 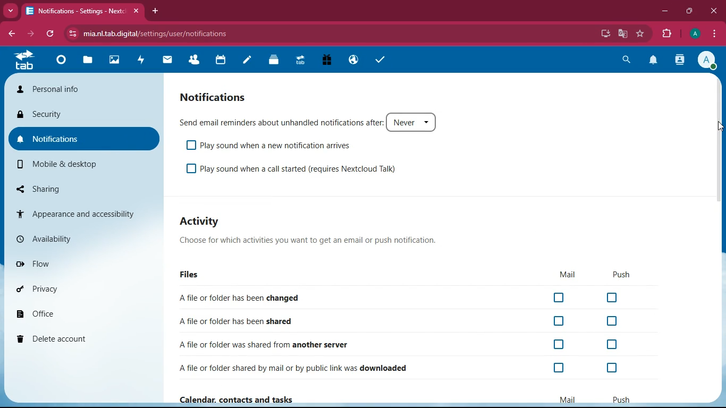 What do you see at coordinates (354, 61) in the screenshot?
I see `Email Hosting` at bounding box center [354, 61].